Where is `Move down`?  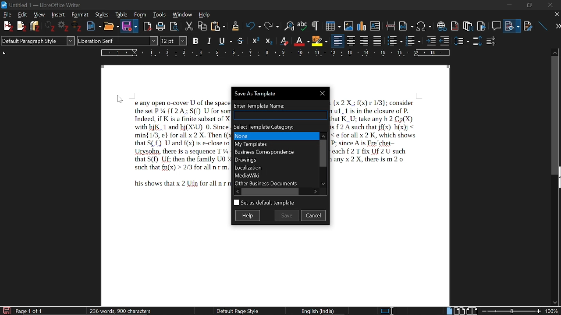
Move down is located at coordinates (324, 184).